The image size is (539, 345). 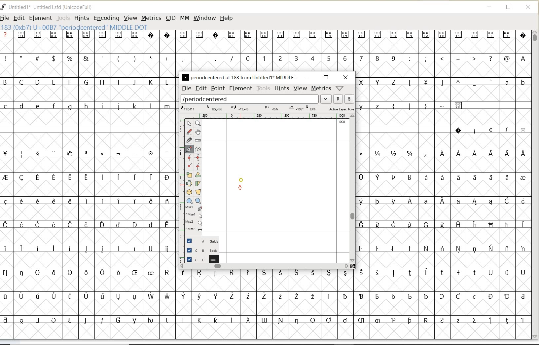 What do you see at coordinates (379, 82) in the screenshot?
I see `uppercase letters` at bounding box center [379, 82].